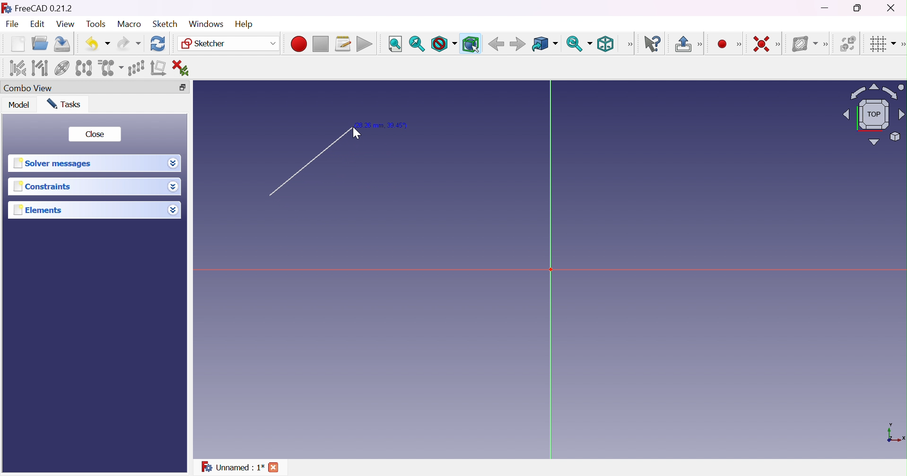 This screenshot has width=907, height=476. I want to click on x, y plane, so click(896, 433).